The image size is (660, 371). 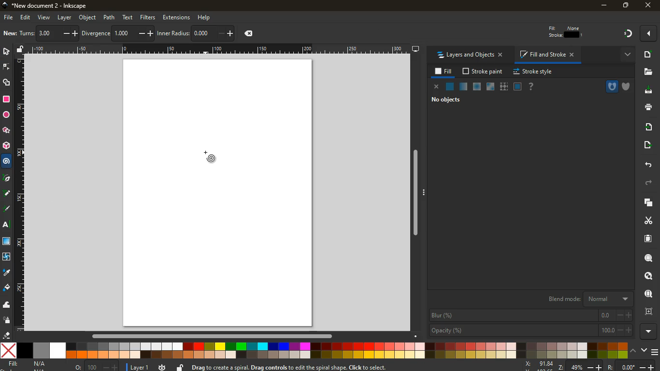 What do you see at coordinates (87, 17) in the screenshot?
I see `object` at bounding box center [87, 17].